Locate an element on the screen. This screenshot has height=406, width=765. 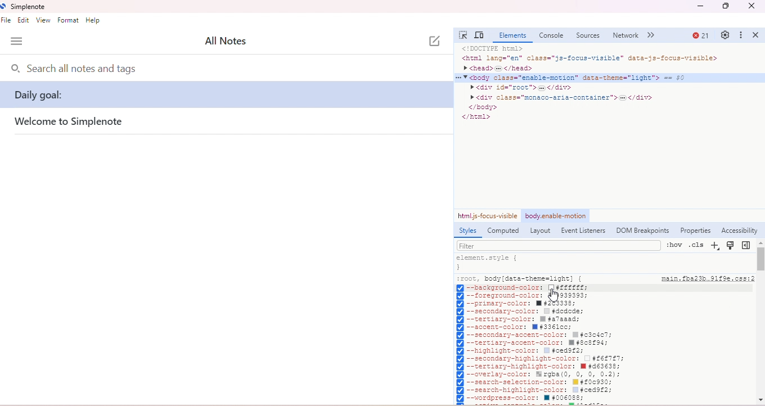
:root, body [data-theme=light]  { is located at coordinates (521, 278).